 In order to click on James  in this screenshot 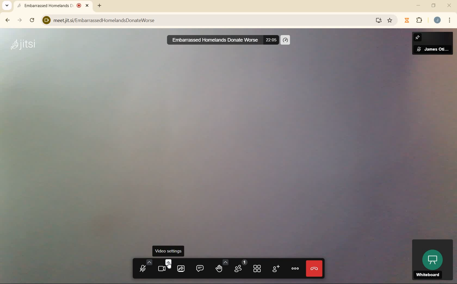, I will do `click(433, 45)`.